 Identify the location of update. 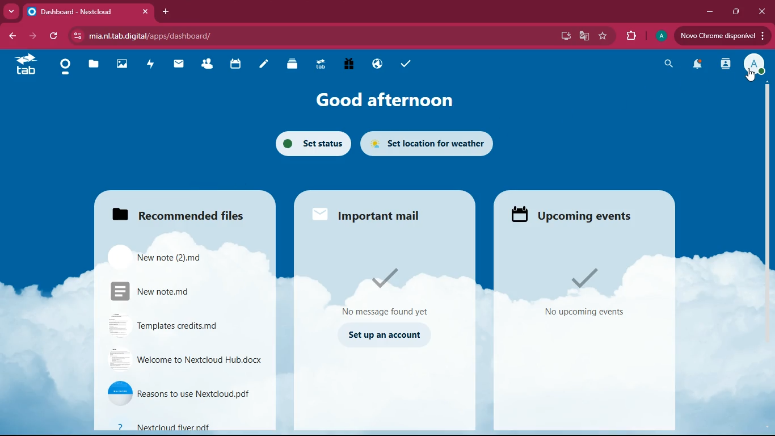
(722, 36).